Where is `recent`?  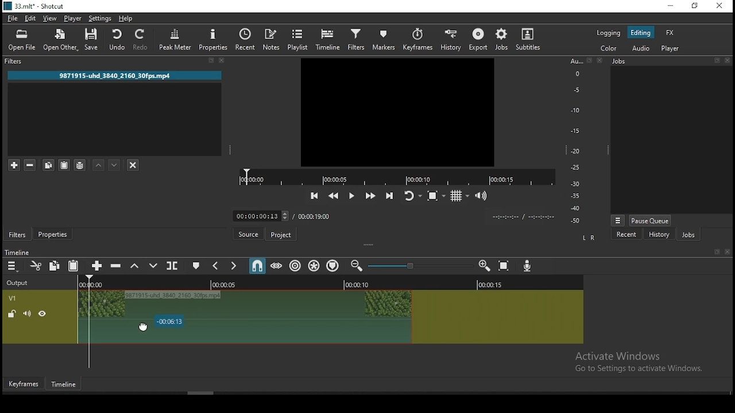 recent is located at coordinates (629, 234).